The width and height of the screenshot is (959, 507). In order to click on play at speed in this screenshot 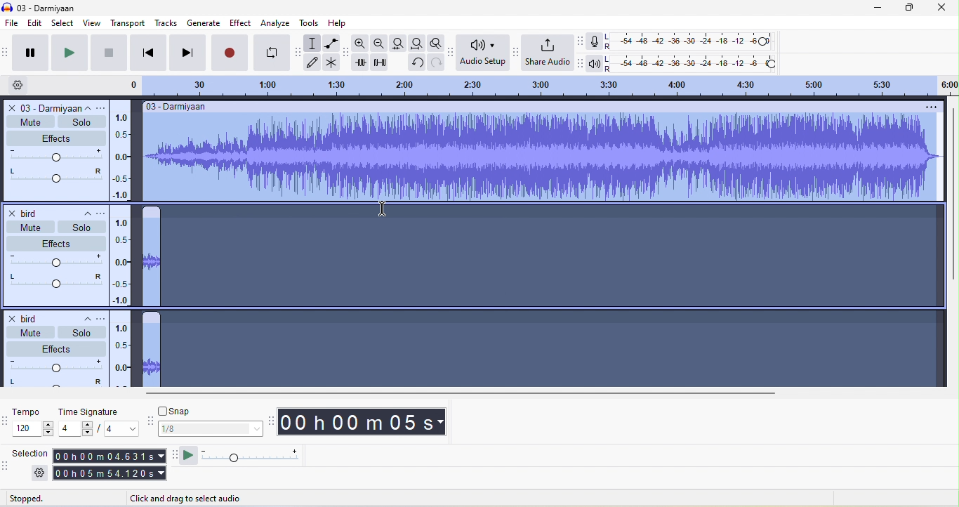, I will do `click(256, 456)`.